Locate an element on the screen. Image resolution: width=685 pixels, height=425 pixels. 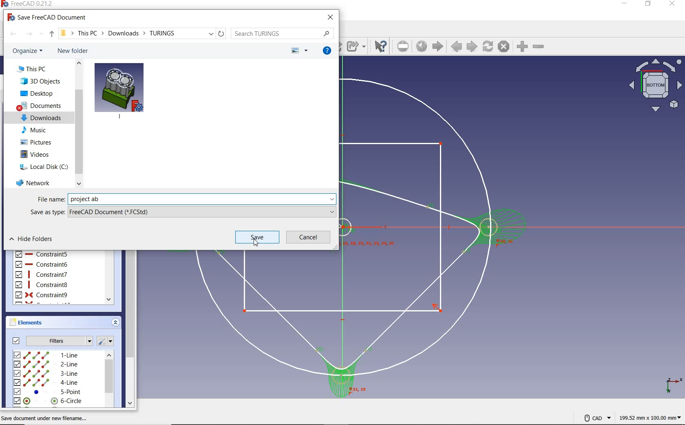
Network is located at coordinates (33, 182).